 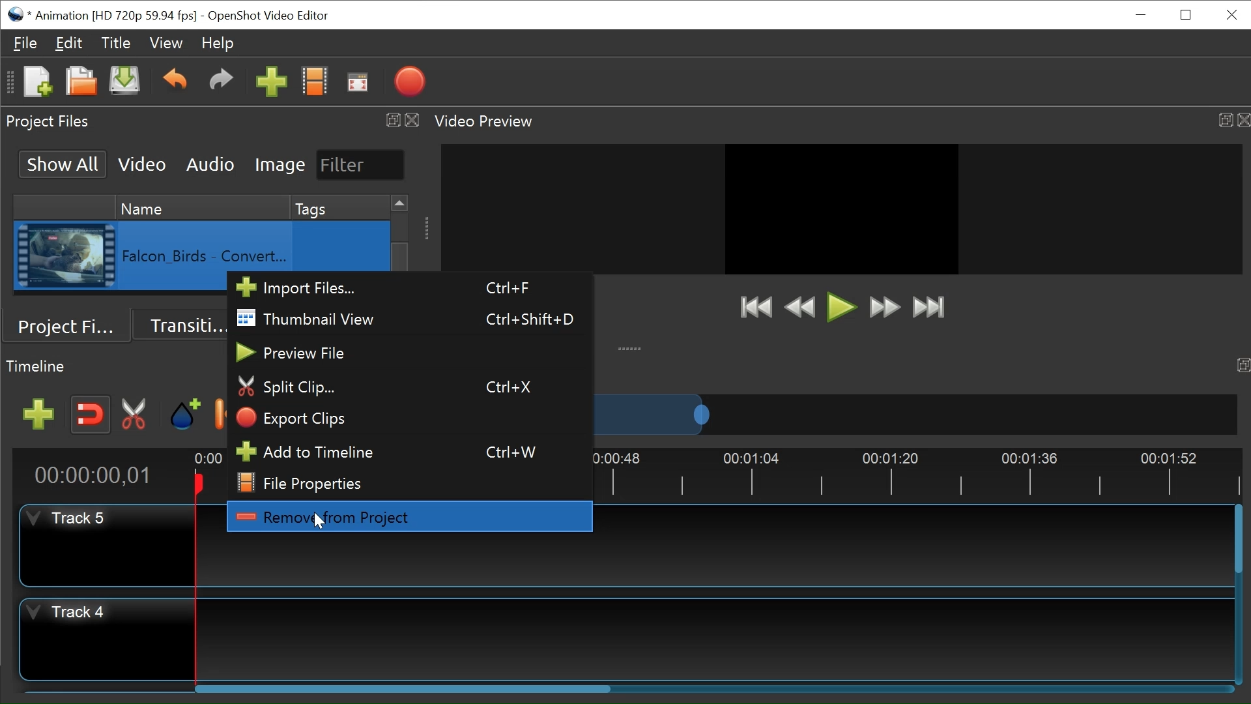 What do you see at coordinates (487, 122) in the screenshot?
I see `Video Preview Panel` at bounding box center [487, 122].